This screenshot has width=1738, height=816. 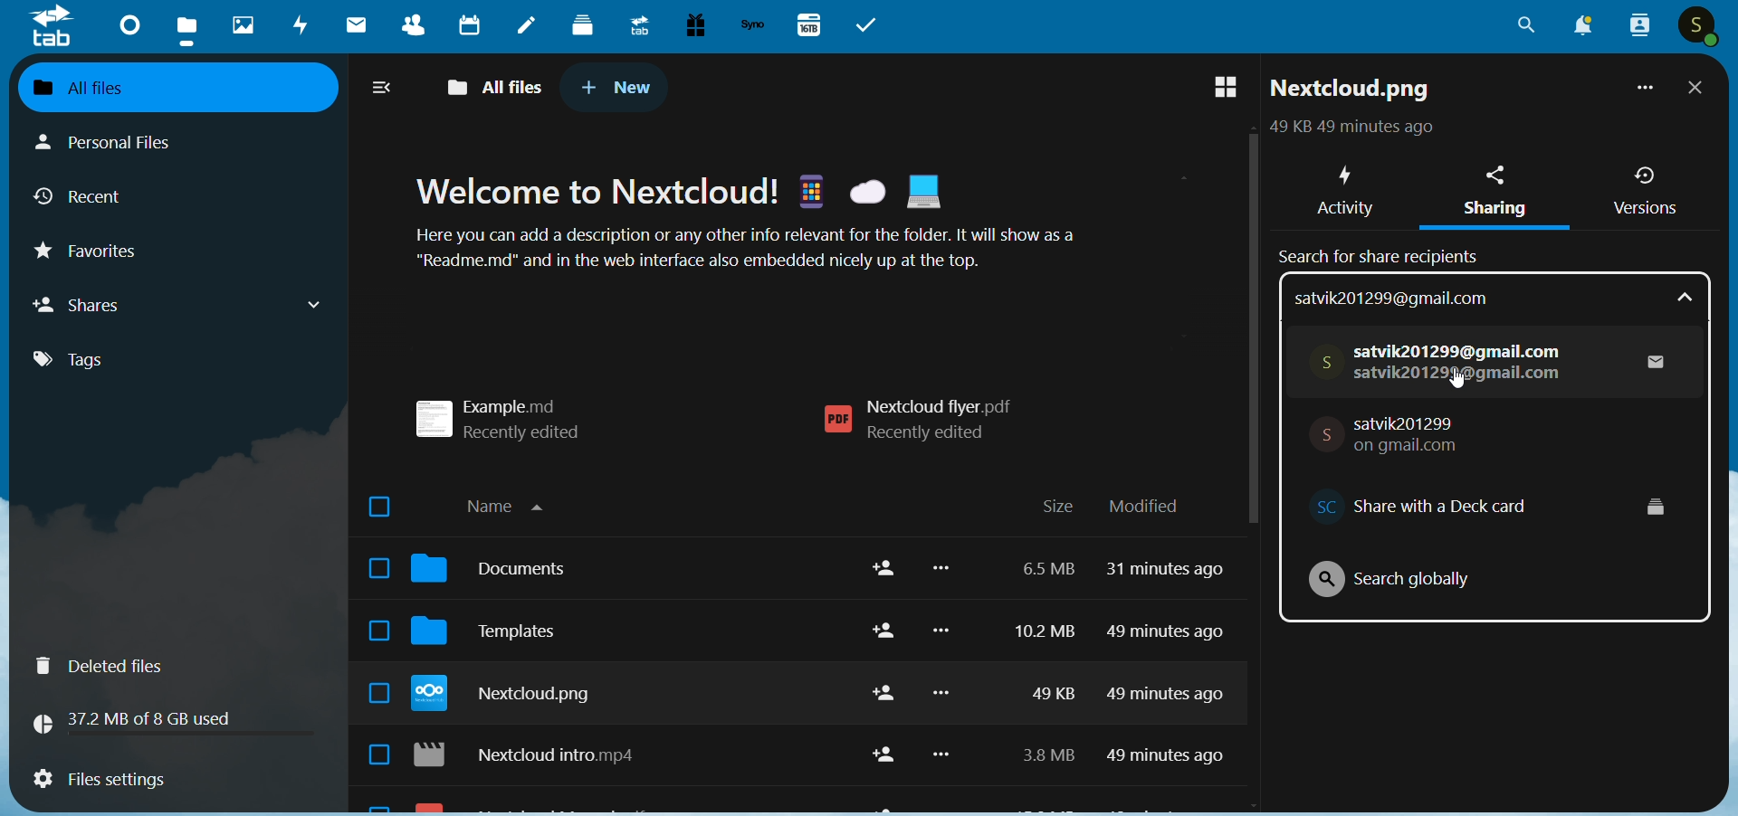 I want to click on templates, so click(x=501, y=637).